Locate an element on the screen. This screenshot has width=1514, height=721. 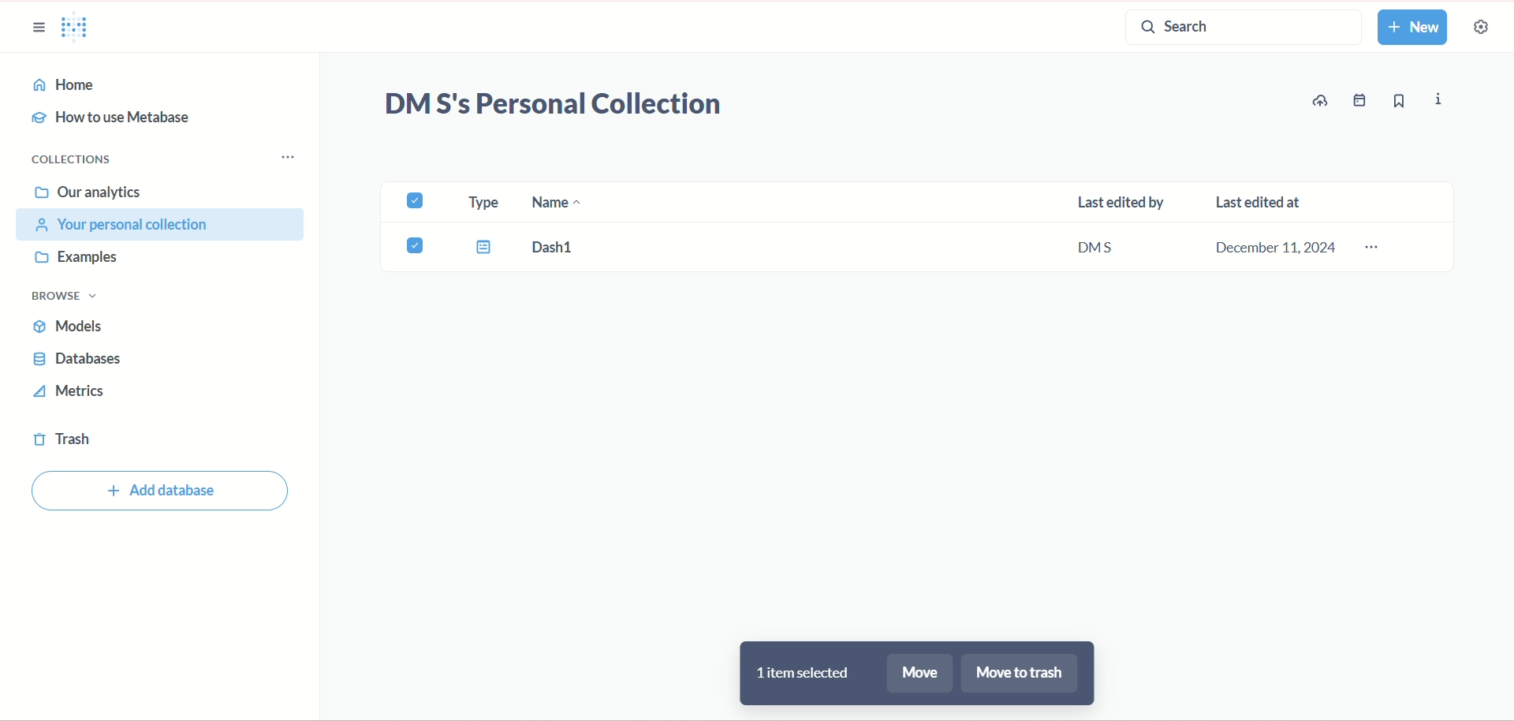
databases is located at coordinates (83, 358).